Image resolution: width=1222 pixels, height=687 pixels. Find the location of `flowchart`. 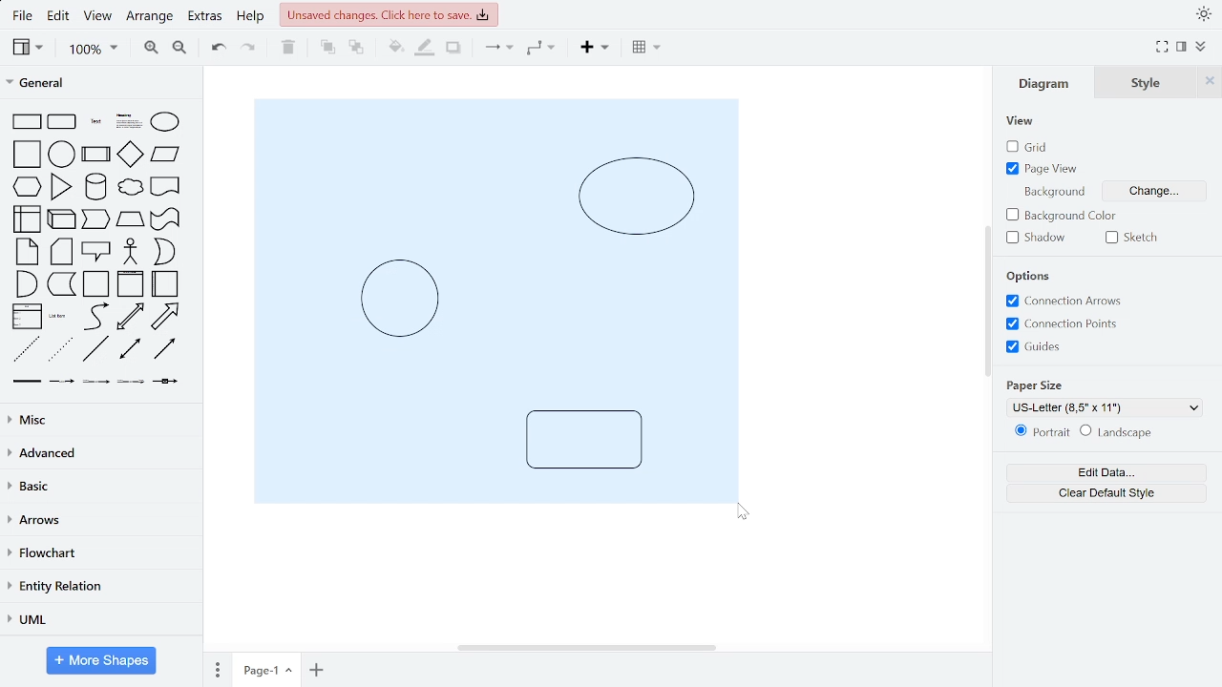

flowchart is located at coordinates (96, 554).